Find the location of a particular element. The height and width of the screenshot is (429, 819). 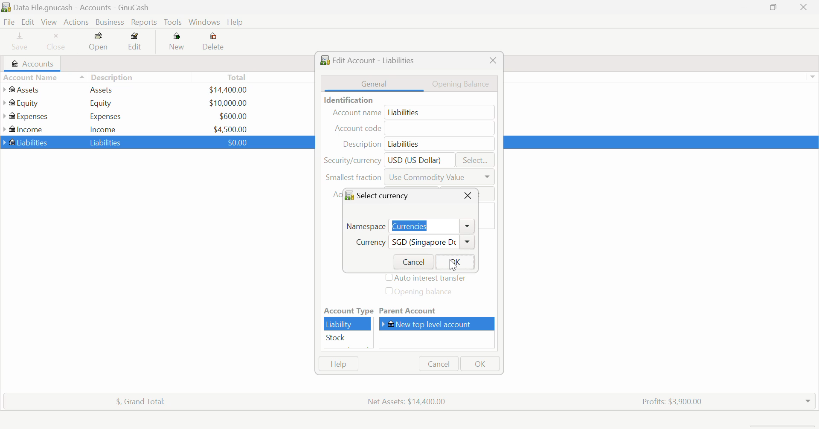

Delete is located at coordinates (213, 42).